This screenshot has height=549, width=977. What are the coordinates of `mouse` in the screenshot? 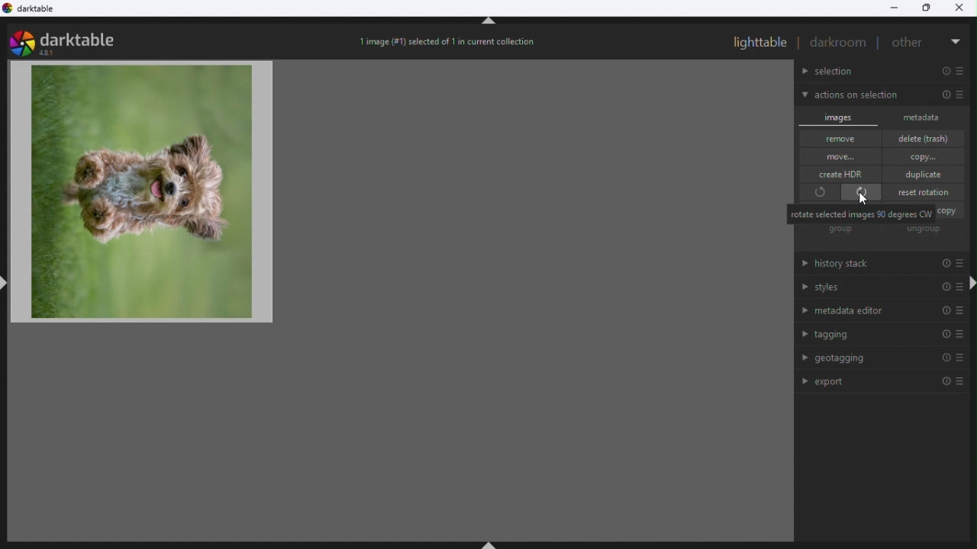 It's located at (864, 199).